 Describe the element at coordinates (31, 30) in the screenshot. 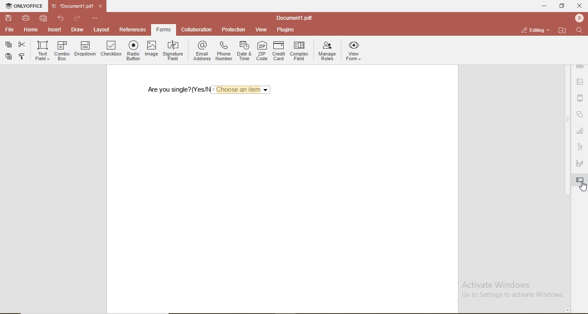

I see `home` at that location.